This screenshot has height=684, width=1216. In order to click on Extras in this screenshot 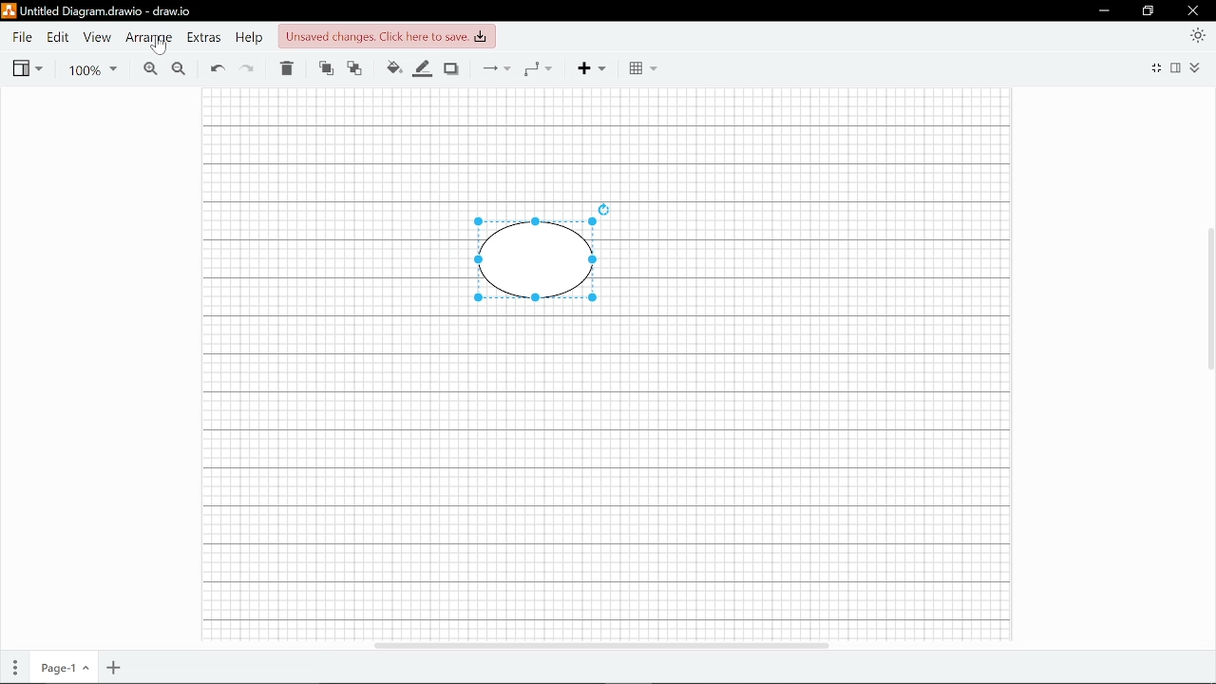, I will do `click(205, 39)`.